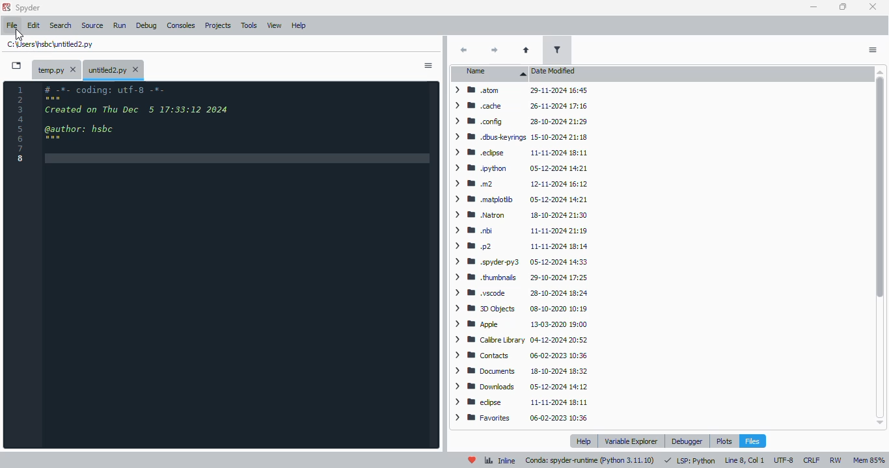 This screenshot has height=468, width=889. What do you see at coordinates (518, 244) in the screenshot?
I see `ym p2 11-11-2024 18:14` at bounding box center [518, 244].